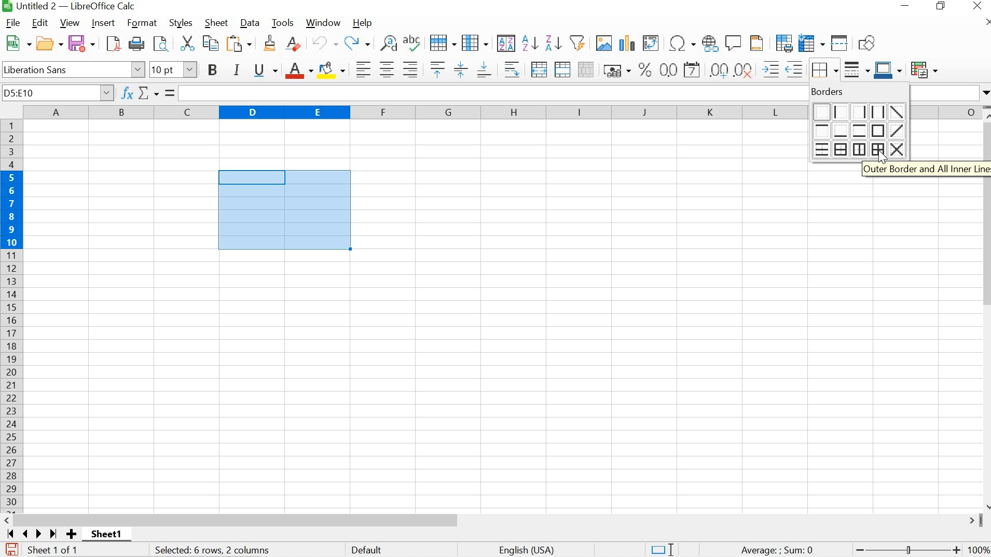 The height and width of the screenshot is (557, 991). What do you see at coordinates (215, 22) in the screenshot?
I see `SHEET` at bounding box center [215, 22].